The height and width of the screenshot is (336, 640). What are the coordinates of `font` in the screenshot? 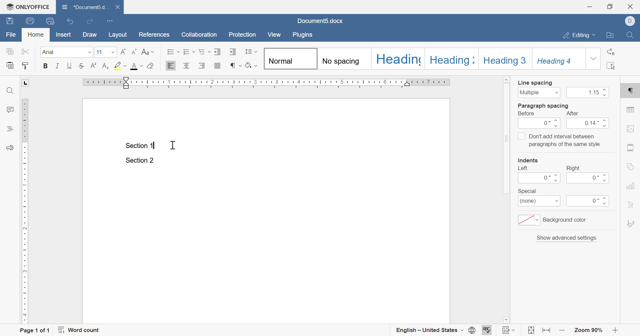 It's located at (50, 52).